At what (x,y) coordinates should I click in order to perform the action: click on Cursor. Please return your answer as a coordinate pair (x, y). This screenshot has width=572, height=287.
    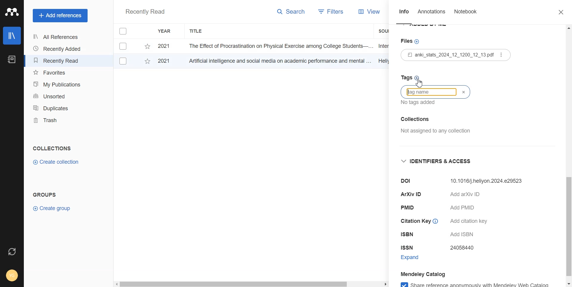
    Looking at the image, I should click on (420, 82).